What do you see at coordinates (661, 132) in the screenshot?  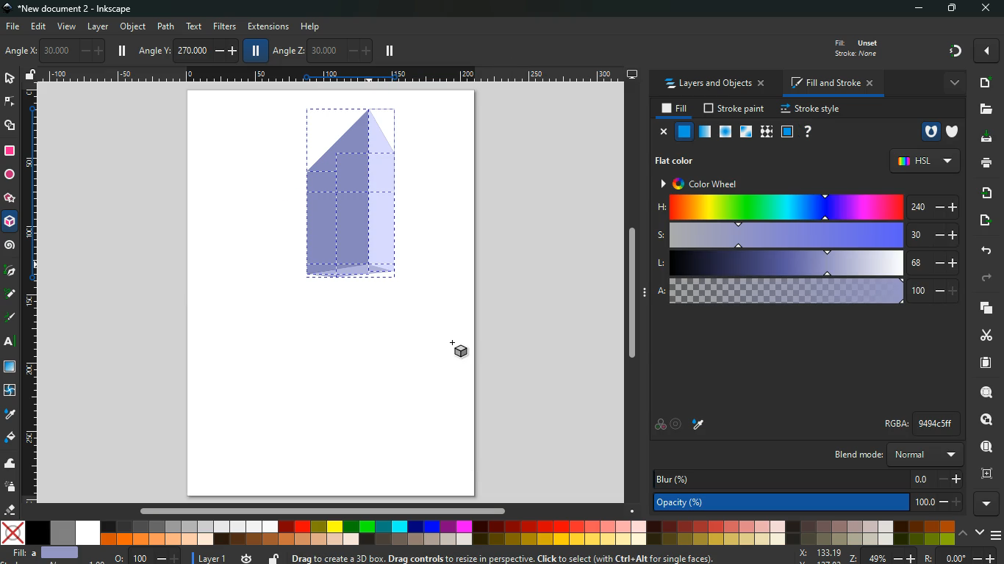 I see `cancel` at bounding box center [661, 132].